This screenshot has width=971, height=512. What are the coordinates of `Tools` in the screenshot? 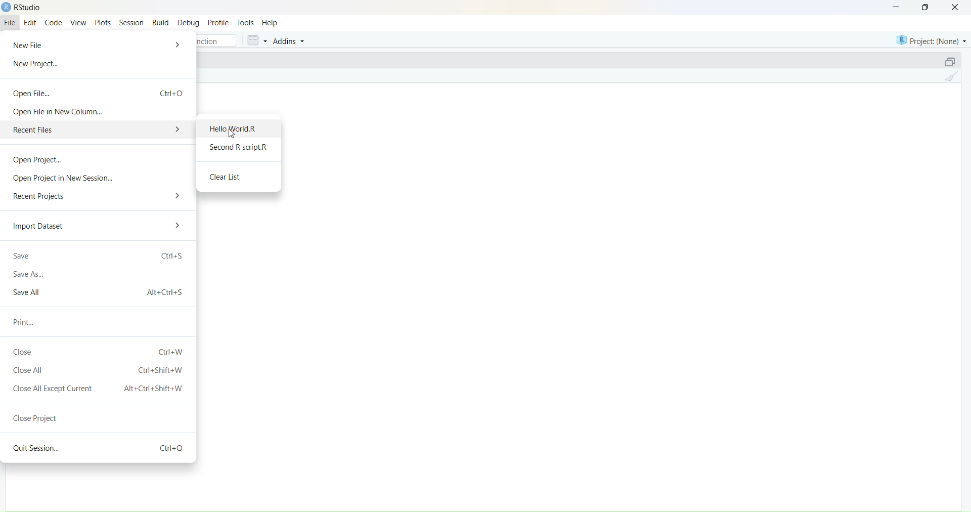 It's located at (246, 22).